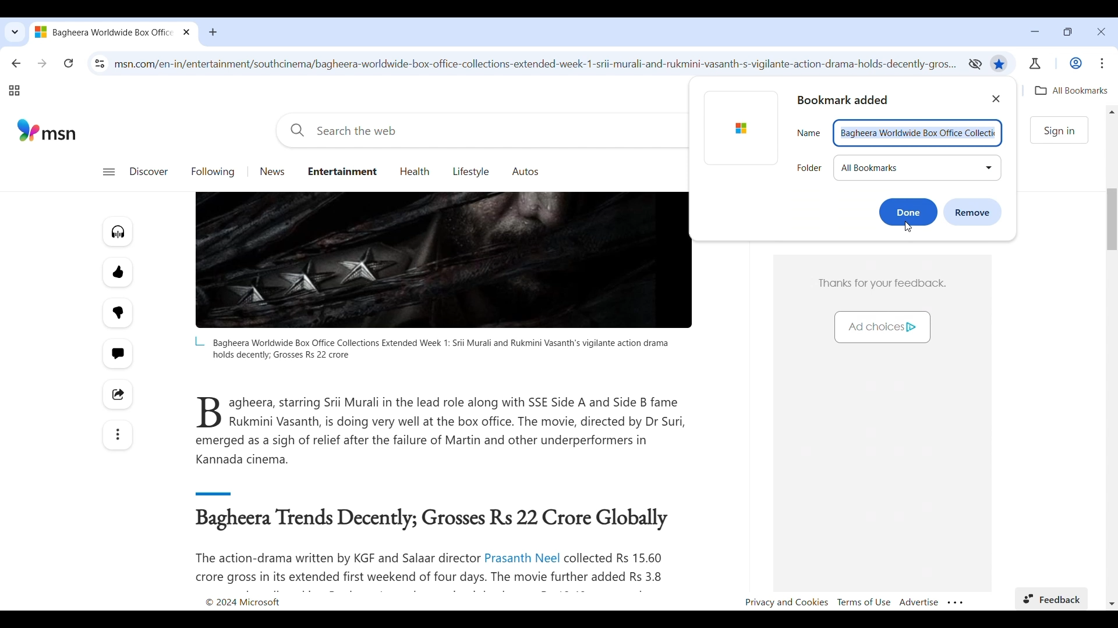 The image size is (1118, 628). Describe the element at coordinates (1112, 219) in the screenshot. I see `Vertical slide bar` at that location.